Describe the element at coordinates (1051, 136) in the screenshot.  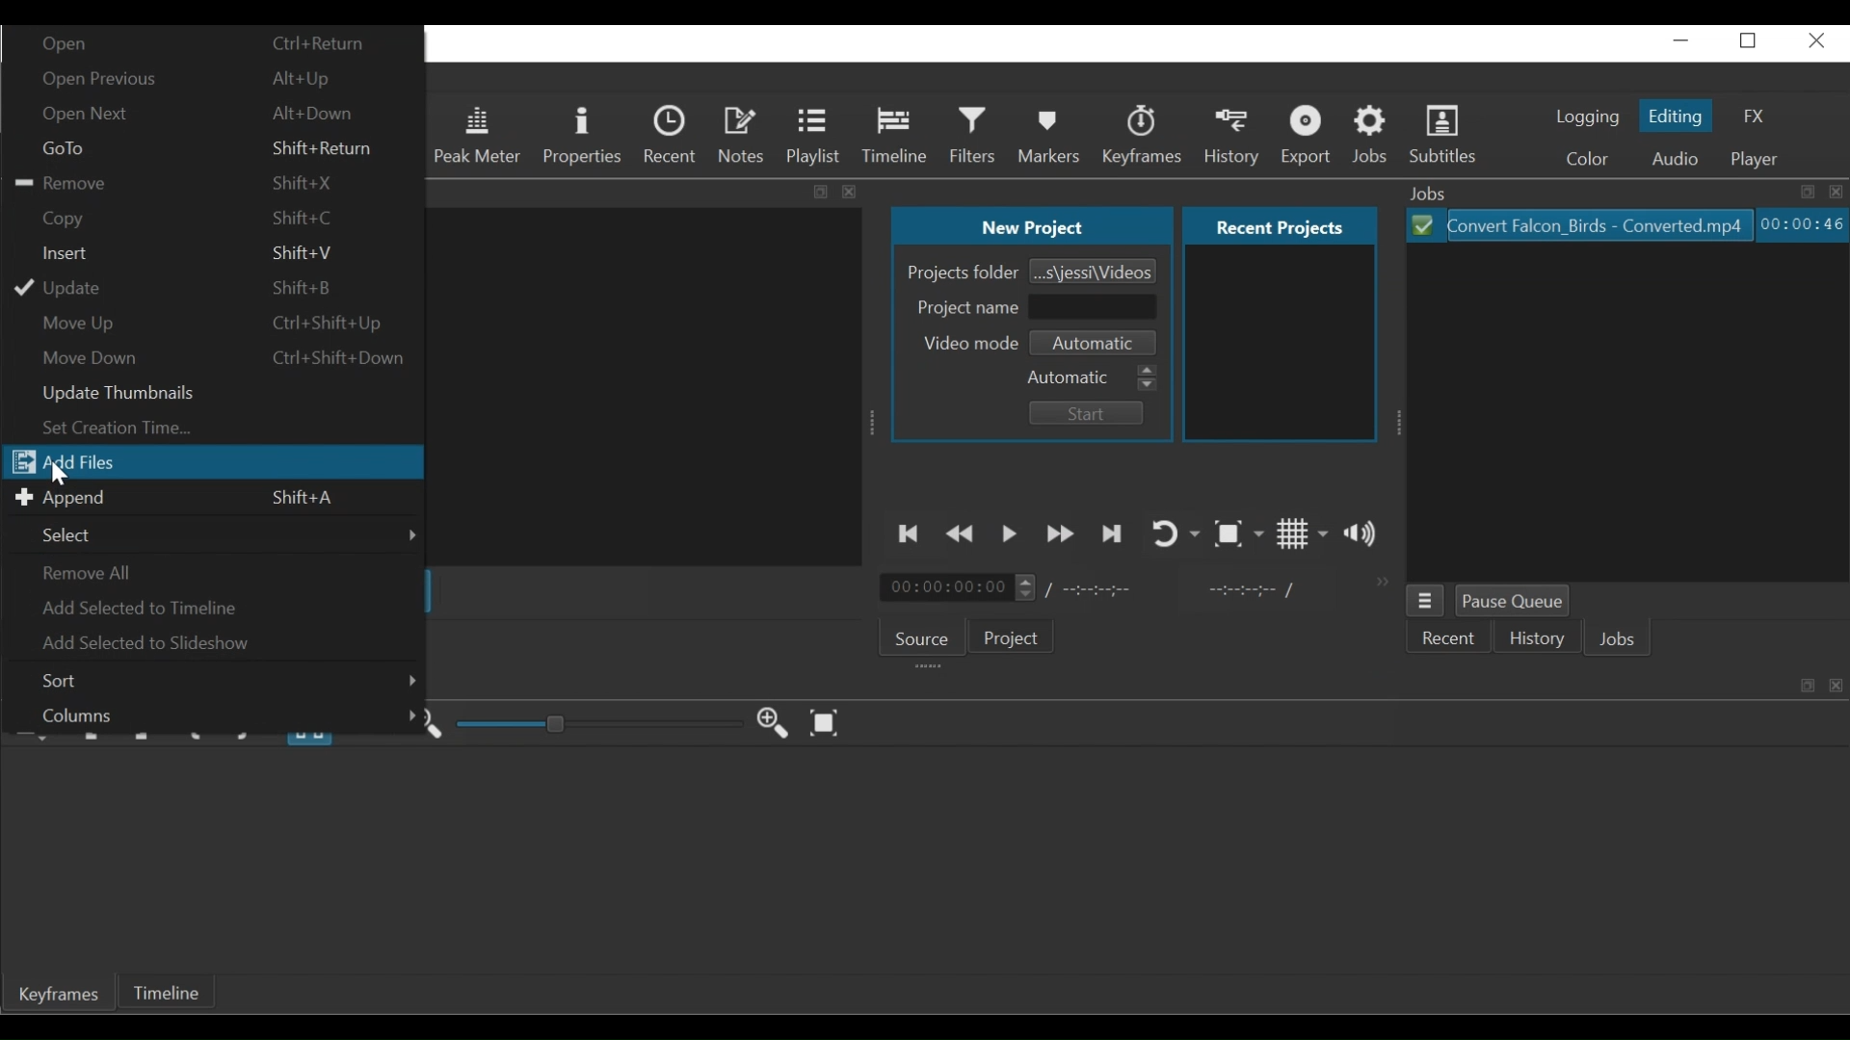
I see `Markers` at that location.